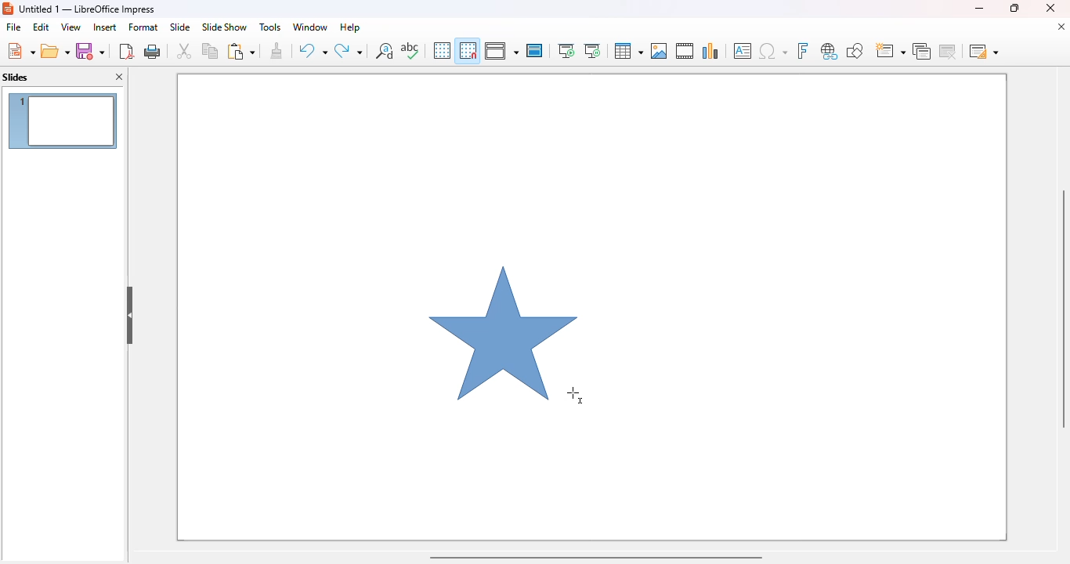 This screenshot has width=1070, height=564. I want to click on horizontal scroll bar, so click(595, 556).